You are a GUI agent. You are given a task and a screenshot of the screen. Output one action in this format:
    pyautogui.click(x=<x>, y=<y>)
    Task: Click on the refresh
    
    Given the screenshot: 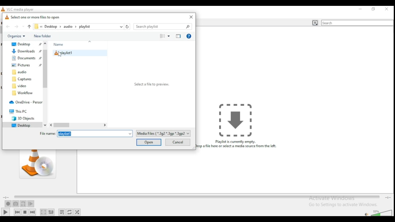 What is the action you would take?
    pyautogui.click(x=128, y=27)
    